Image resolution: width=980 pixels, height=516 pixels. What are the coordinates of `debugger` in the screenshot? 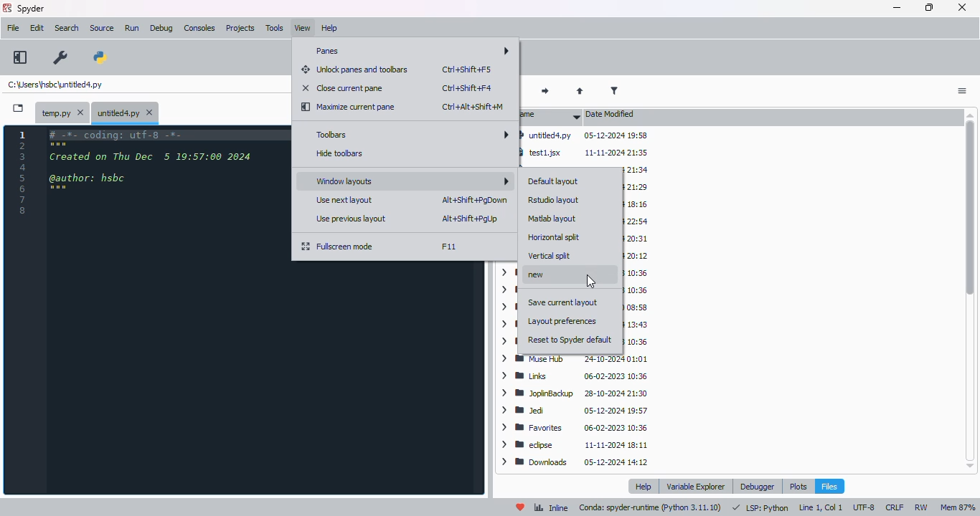 It's located at (757, 487).